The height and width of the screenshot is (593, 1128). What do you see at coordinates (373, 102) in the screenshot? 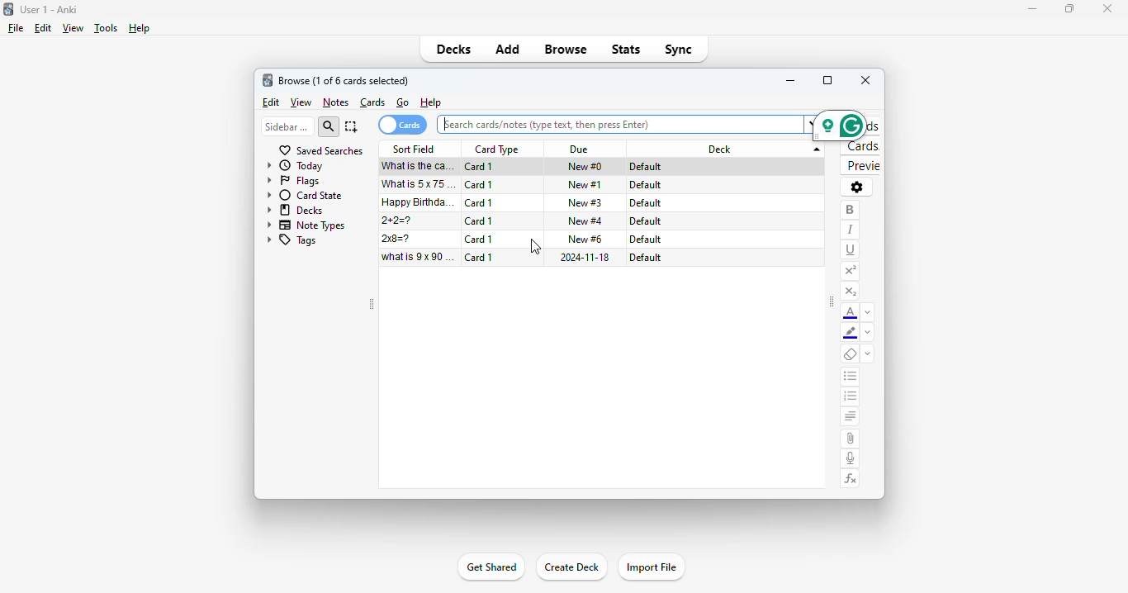
I see `cards` at bounding box center [373, 102].